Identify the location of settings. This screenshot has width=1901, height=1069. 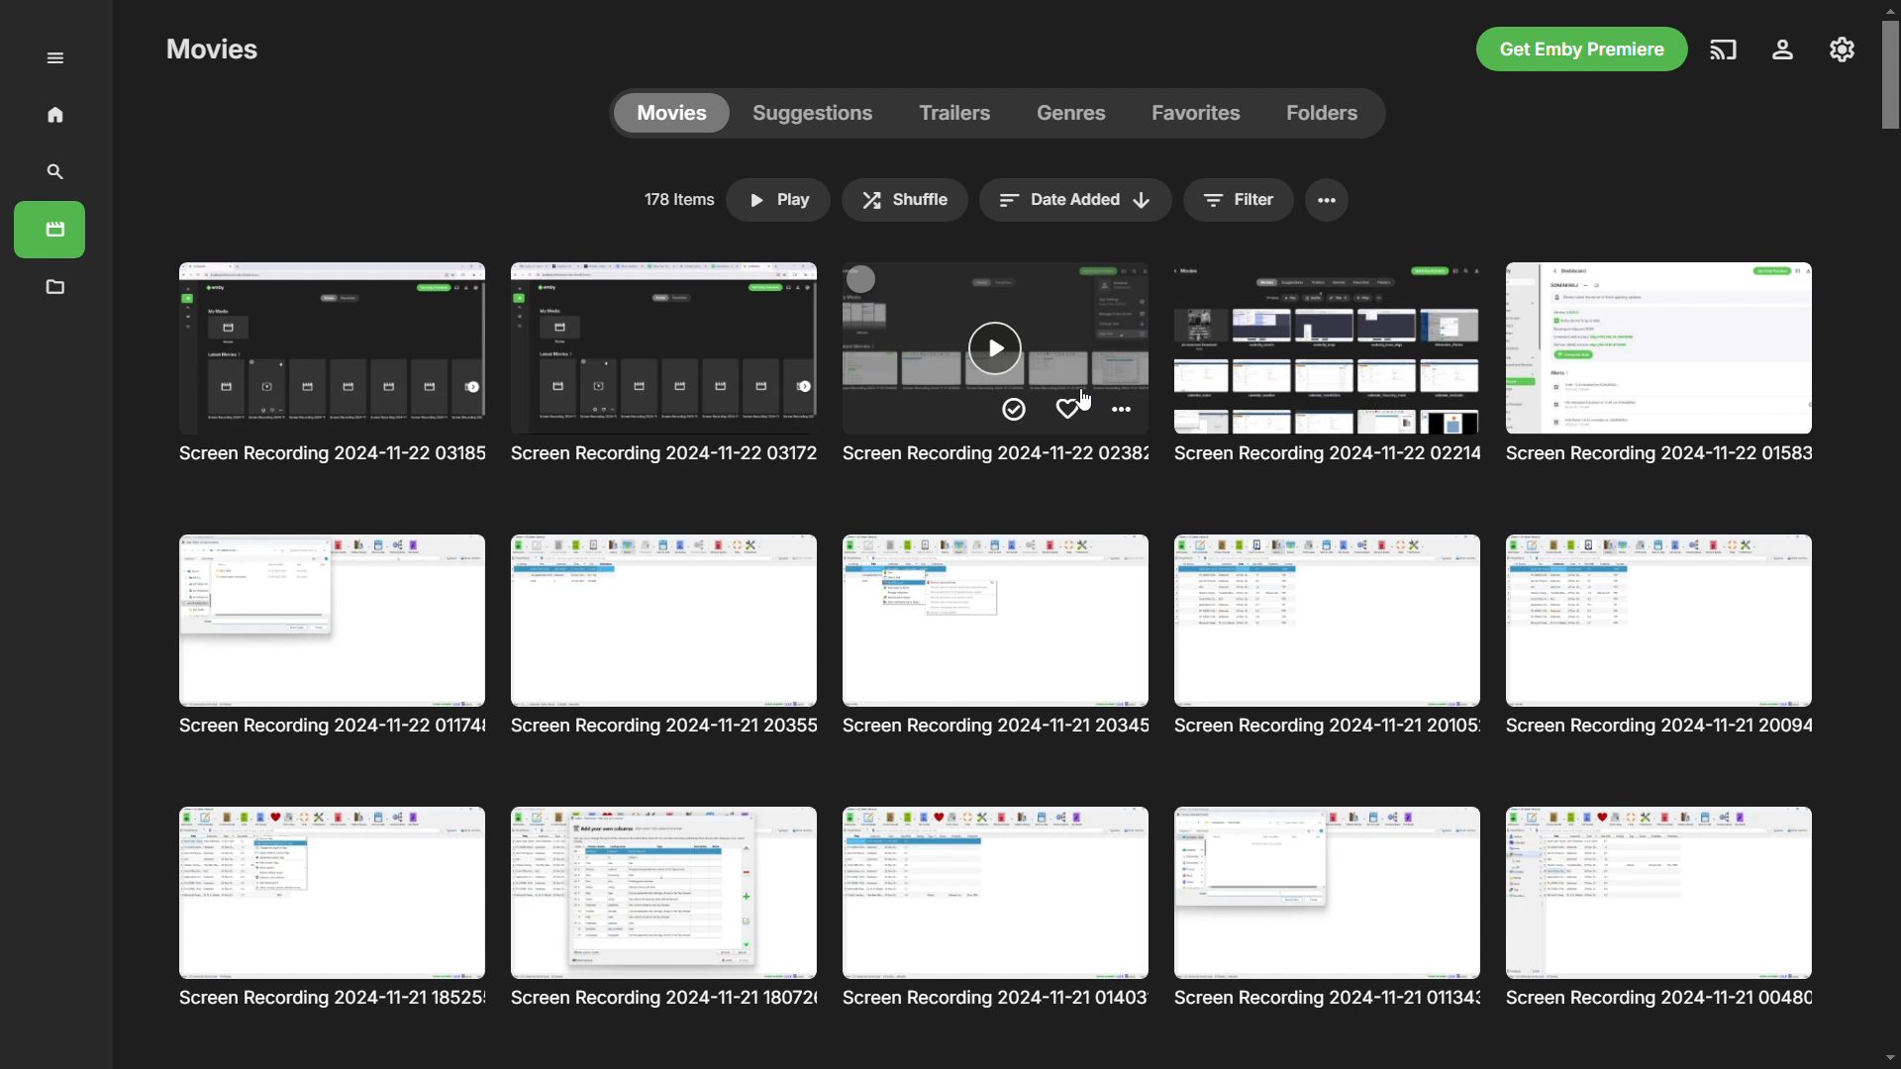
(1842, 49).